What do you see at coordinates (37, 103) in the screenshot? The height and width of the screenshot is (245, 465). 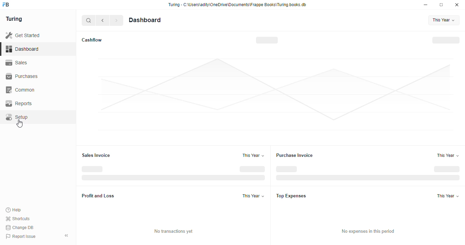 I see `Reports.` at bounding box center [37, 103].